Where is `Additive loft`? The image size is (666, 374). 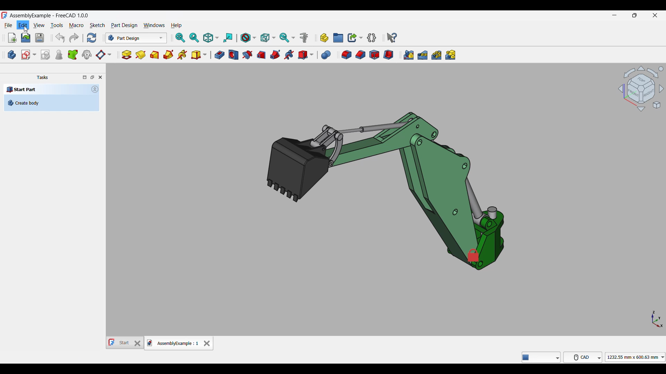 Additive loft is located at coordinates (154, 55).